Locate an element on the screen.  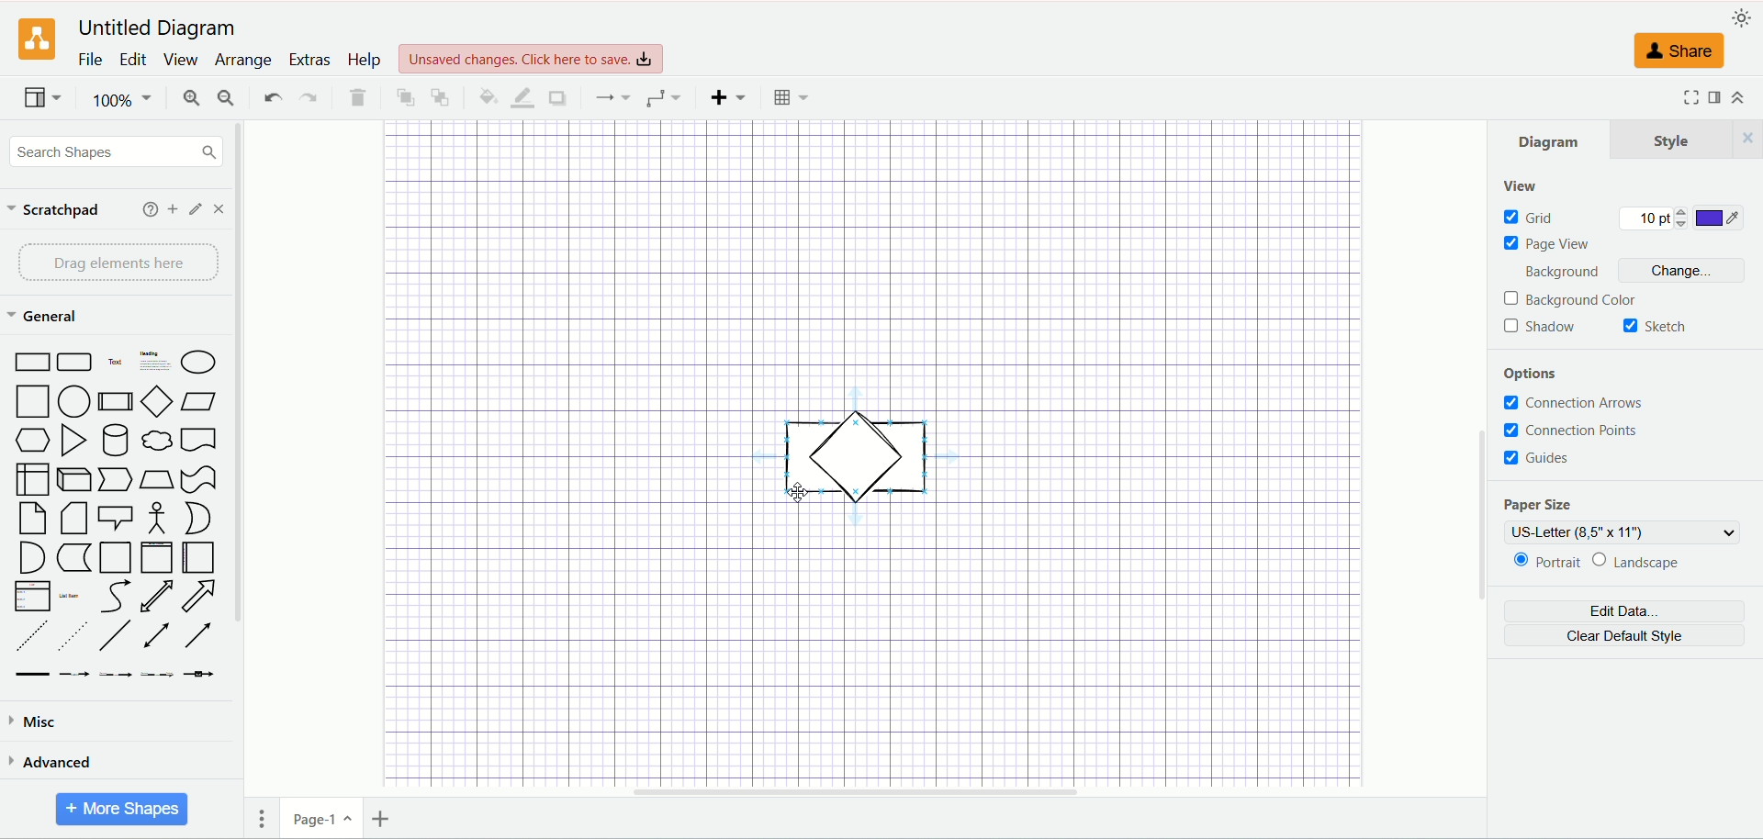
change is located at coordinates (1685, 271).